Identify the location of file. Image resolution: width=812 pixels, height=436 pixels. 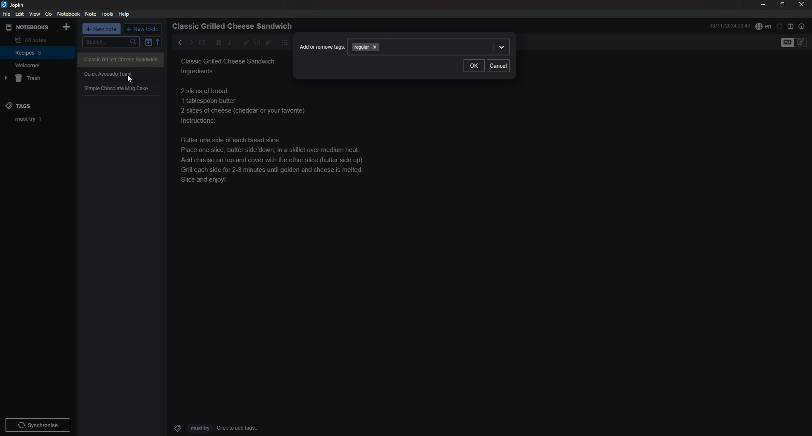
(6, 14).